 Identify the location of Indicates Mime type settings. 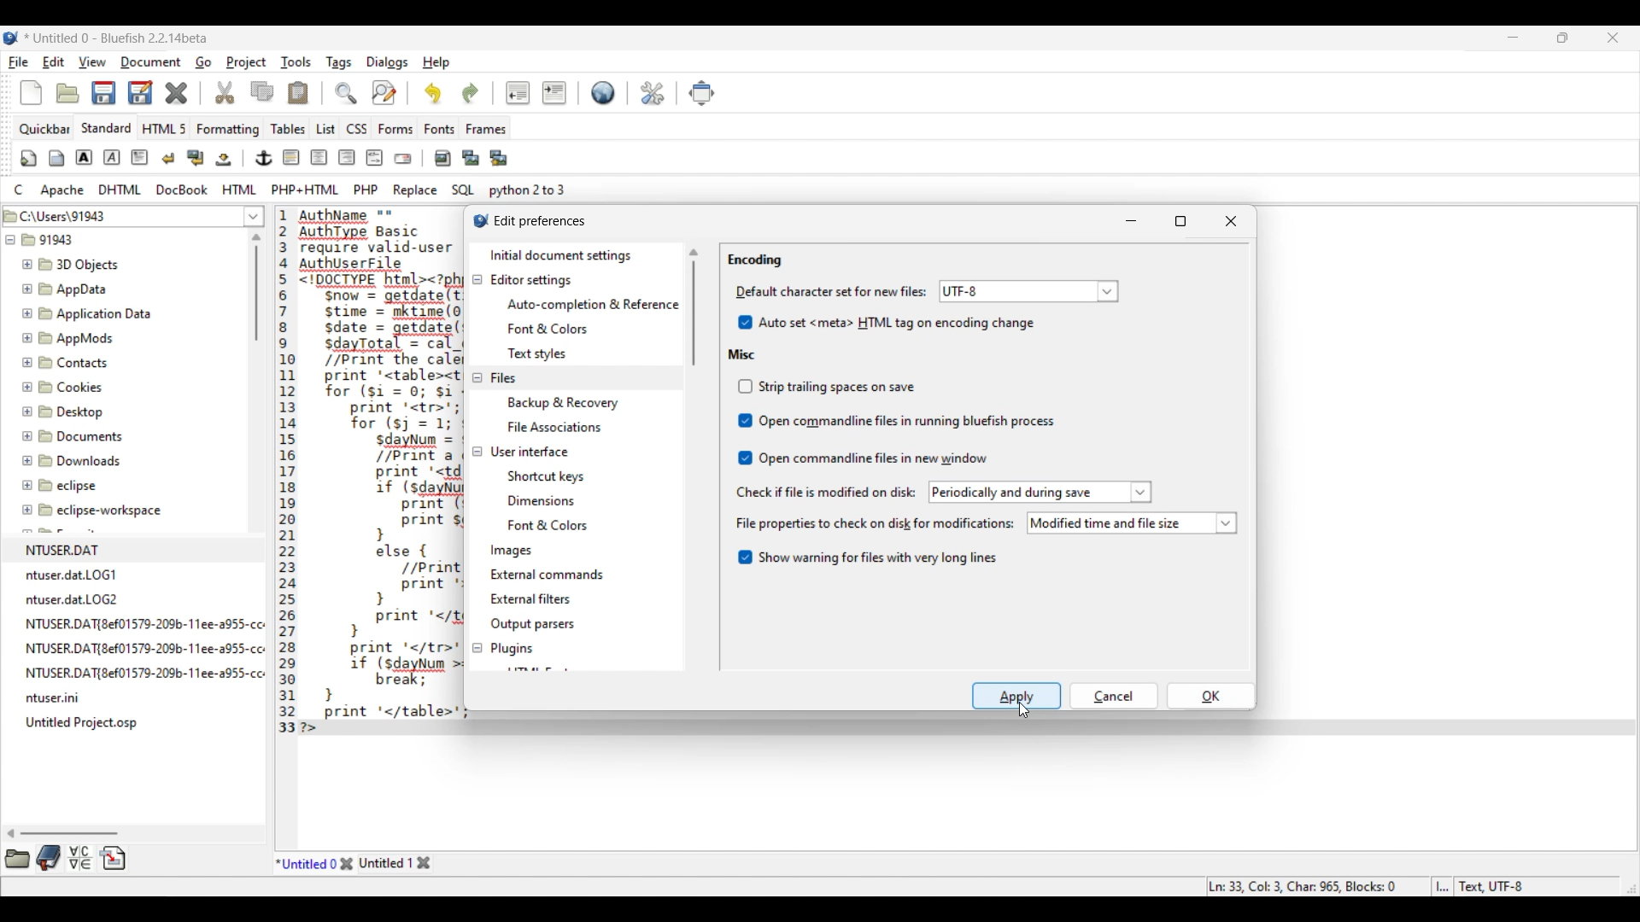
(832, 290).